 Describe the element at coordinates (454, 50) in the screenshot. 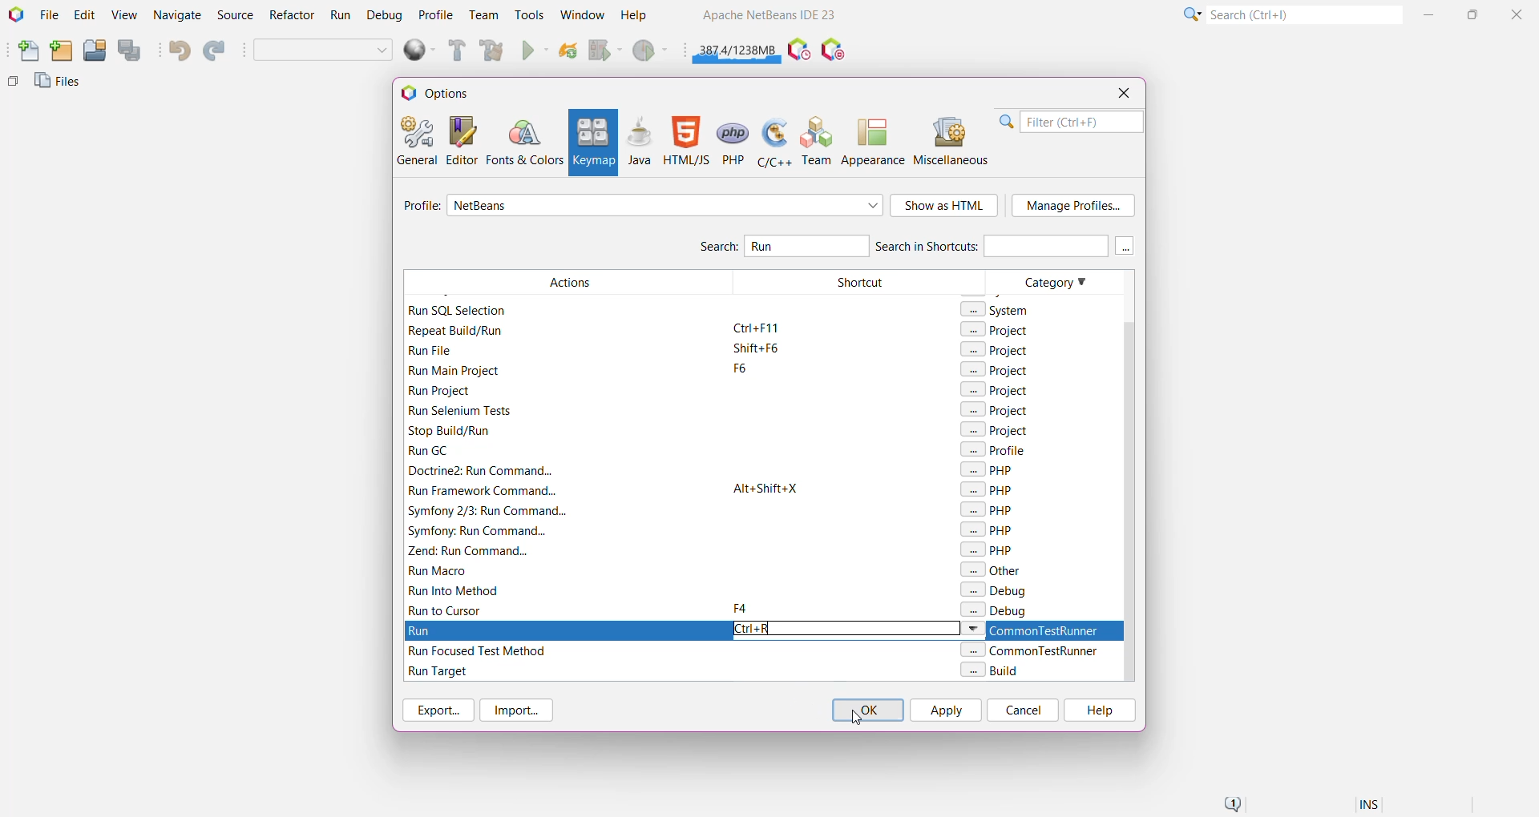

I see `Build Main Project` at that location.